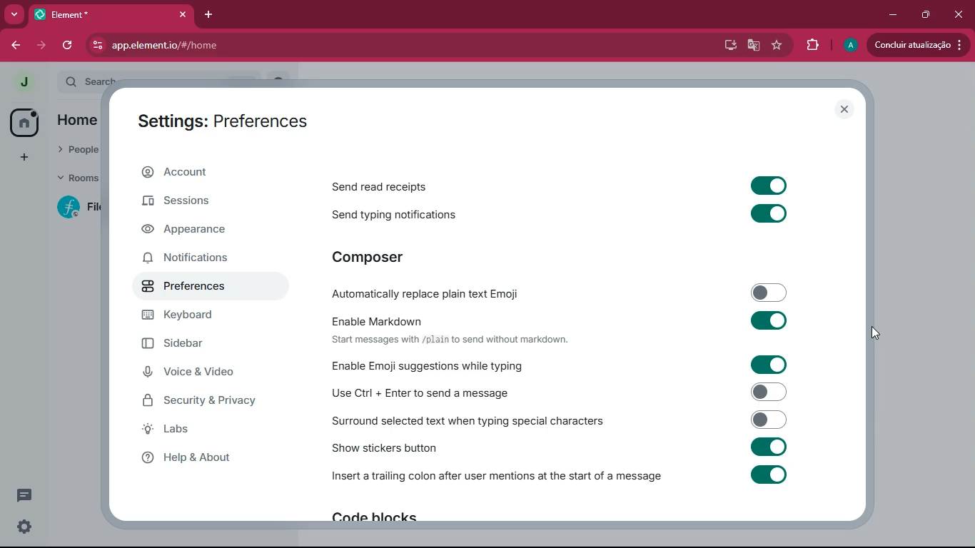  Describe the element at coordinates (556, 184) in the screenshot. I see `Send read receipts` at that location.